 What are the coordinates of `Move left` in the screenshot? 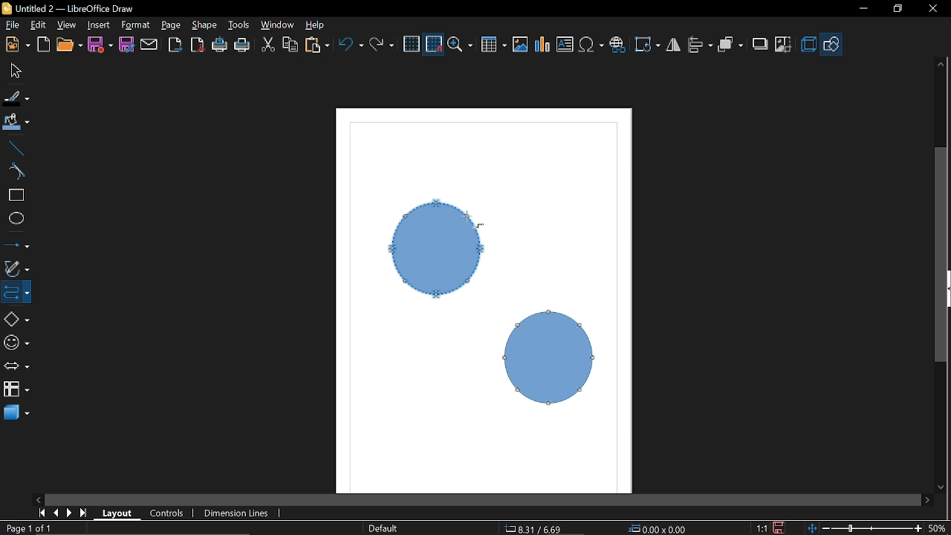 It's located at (38, 499).